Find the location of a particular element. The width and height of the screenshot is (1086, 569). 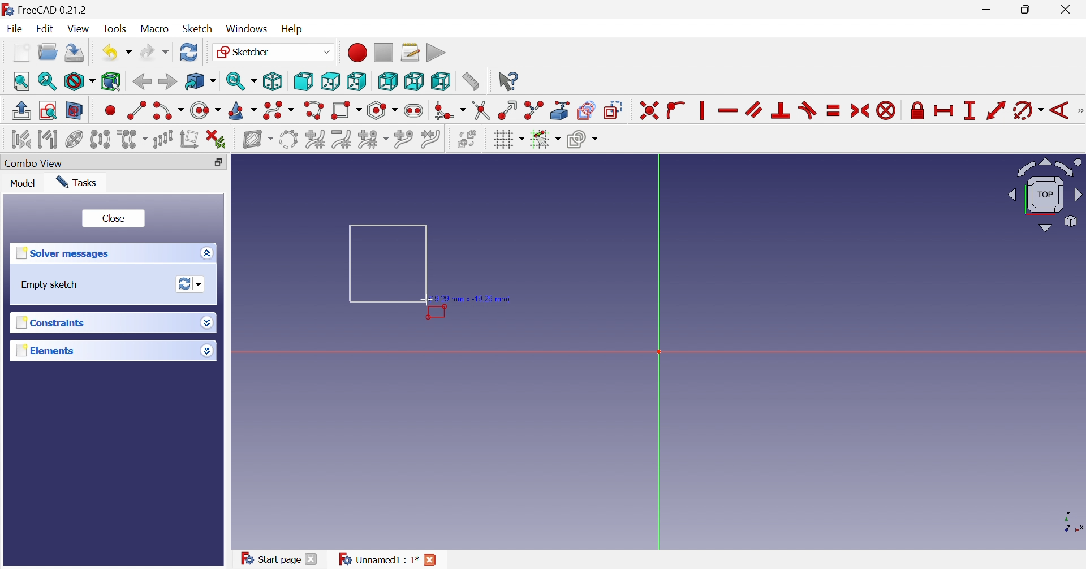

Show/hide B-spline information layer is located at coordinates (258, 139).